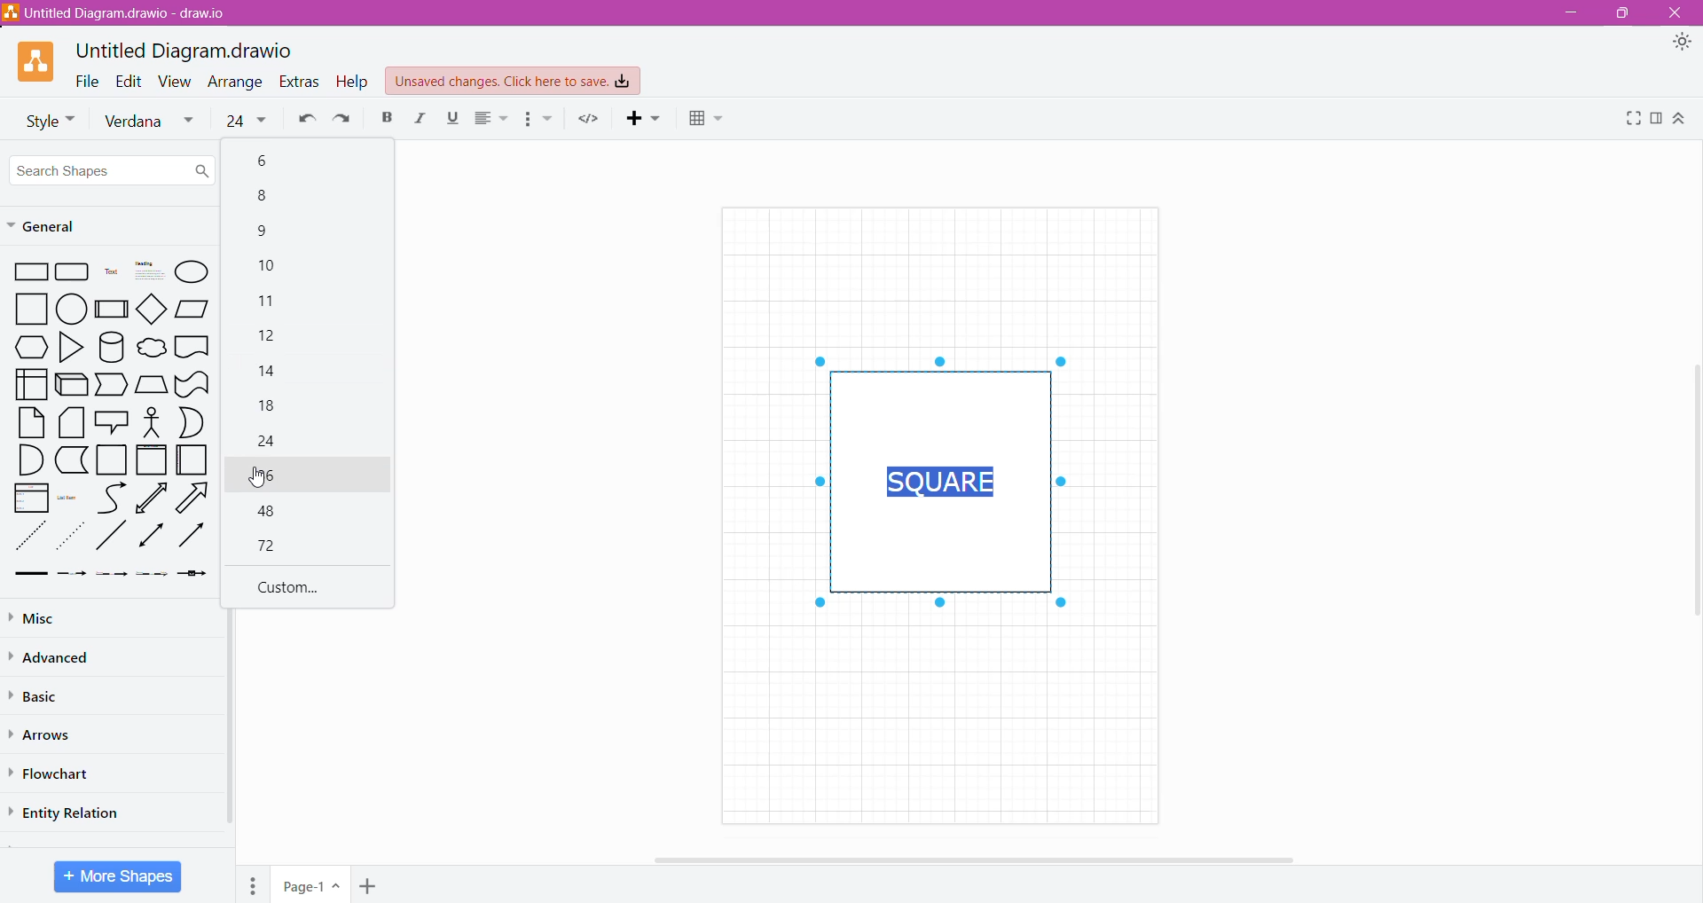  I want to click on Font Style, so click(45, 121).